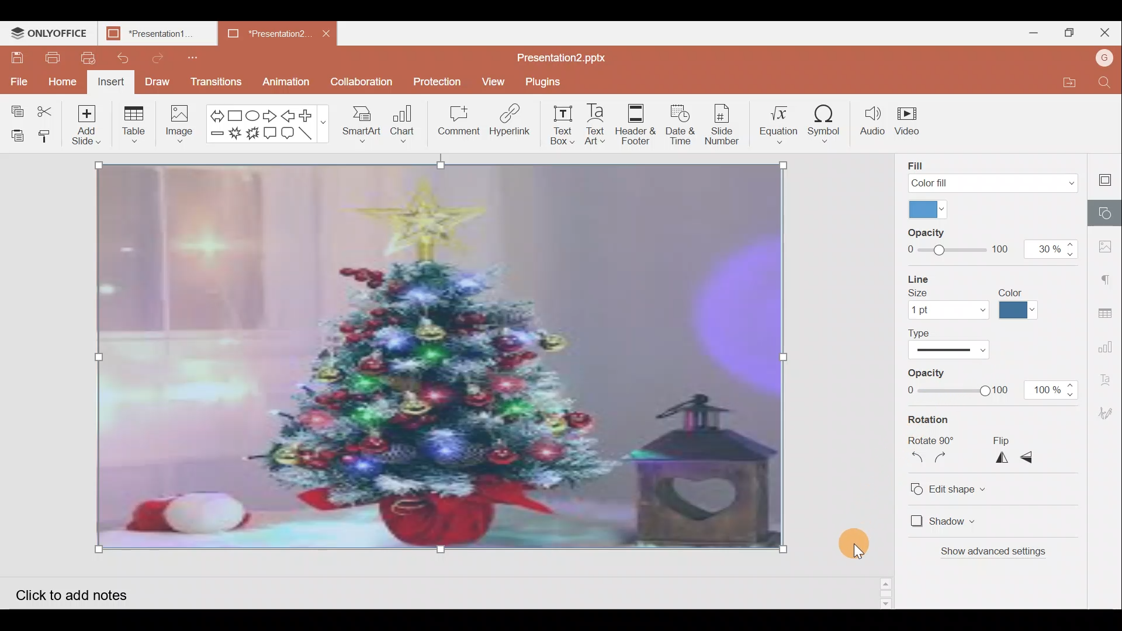 The height and width of the screenshot is (631, 1122). What do you see at coordinates (1051, 244) in the screenshot?
I see `30%` at bounding box center [1051, 244].